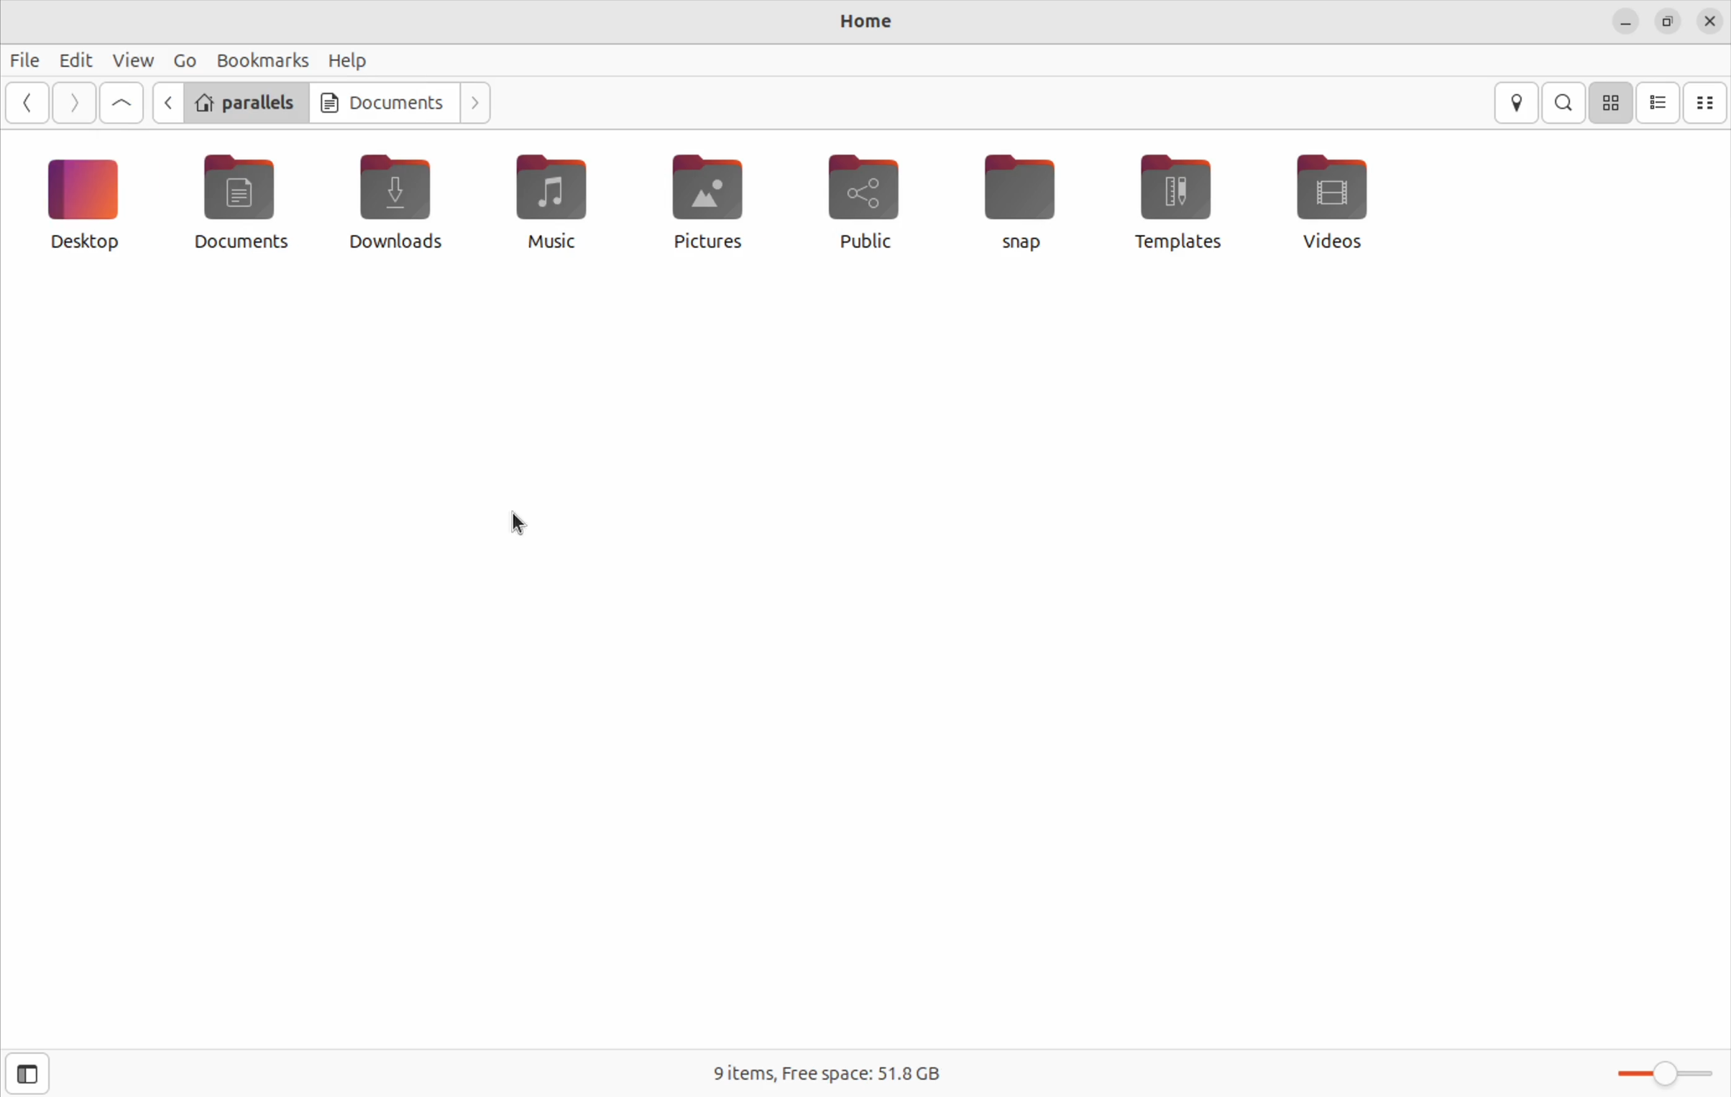 The width and height of the screenshot is (1731, 1097). I want to click on snap file, so click(1026, 203).